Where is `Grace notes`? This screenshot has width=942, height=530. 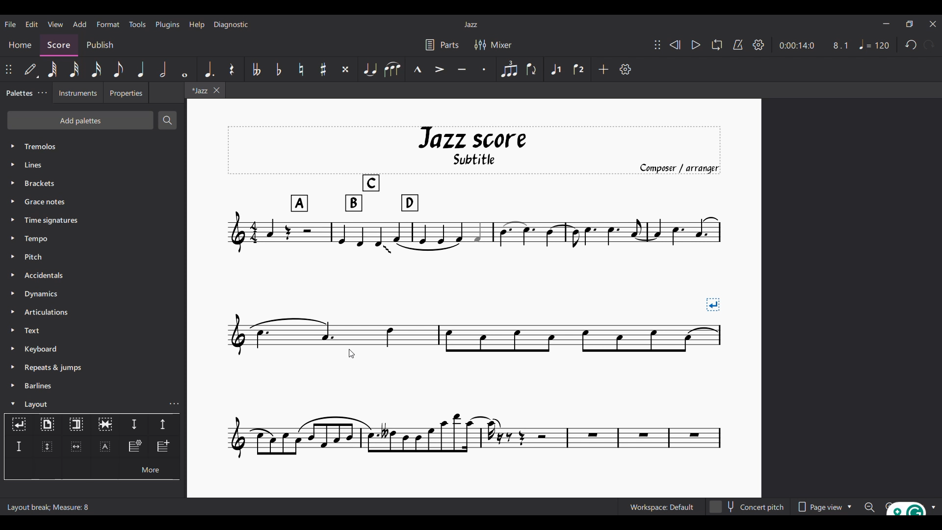 Grace notes is located at coordinates (93, 202).